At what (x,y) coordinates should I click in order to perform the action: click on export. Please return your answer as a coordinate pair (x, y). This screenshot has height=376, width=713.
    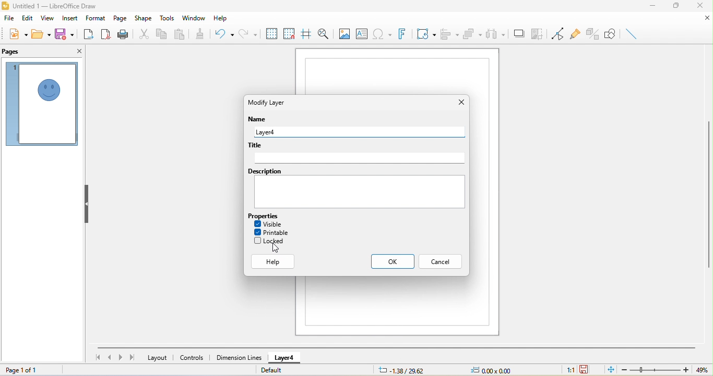
    Looking at the image, I should click on (87, 33).